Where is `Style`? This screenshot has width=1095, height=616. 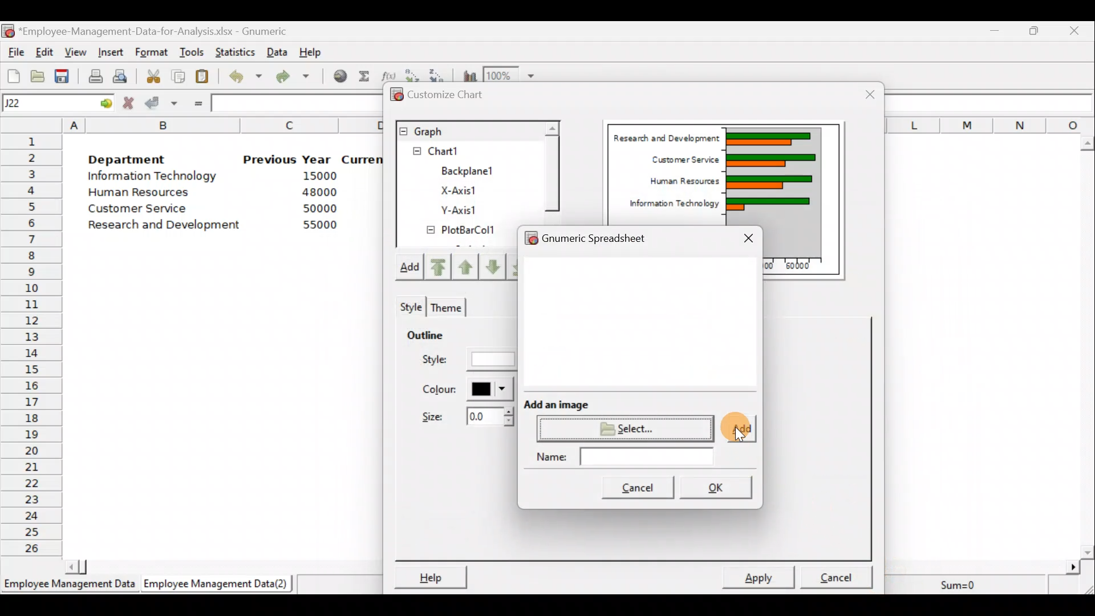 Style is located at coordinates (409, 306).